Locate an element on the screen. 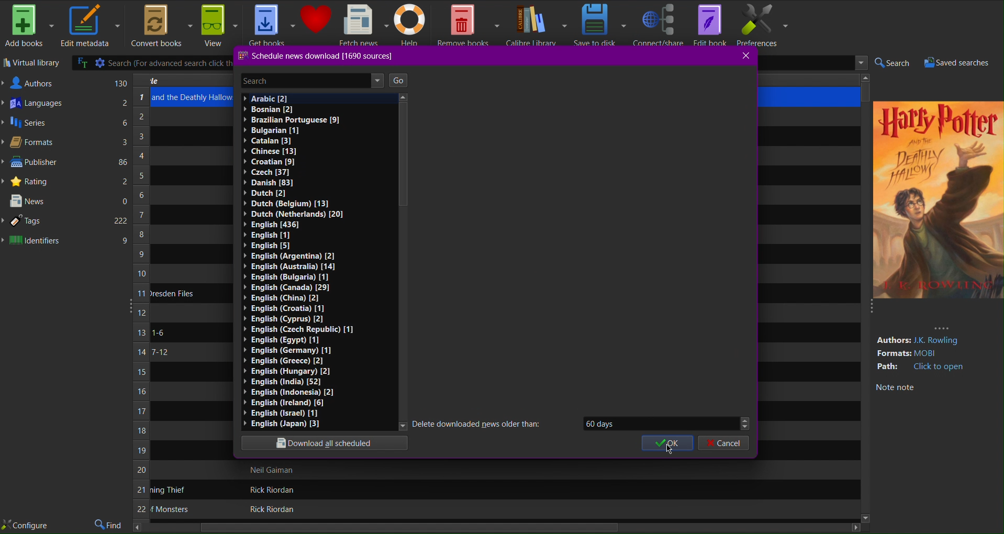 This screenshot has width=1004, height=534. Click to open is located at coordinates (940, 367).